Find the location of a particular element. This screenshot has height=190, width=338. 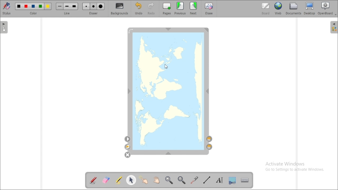

openboard is located at coordinates (326, 8).